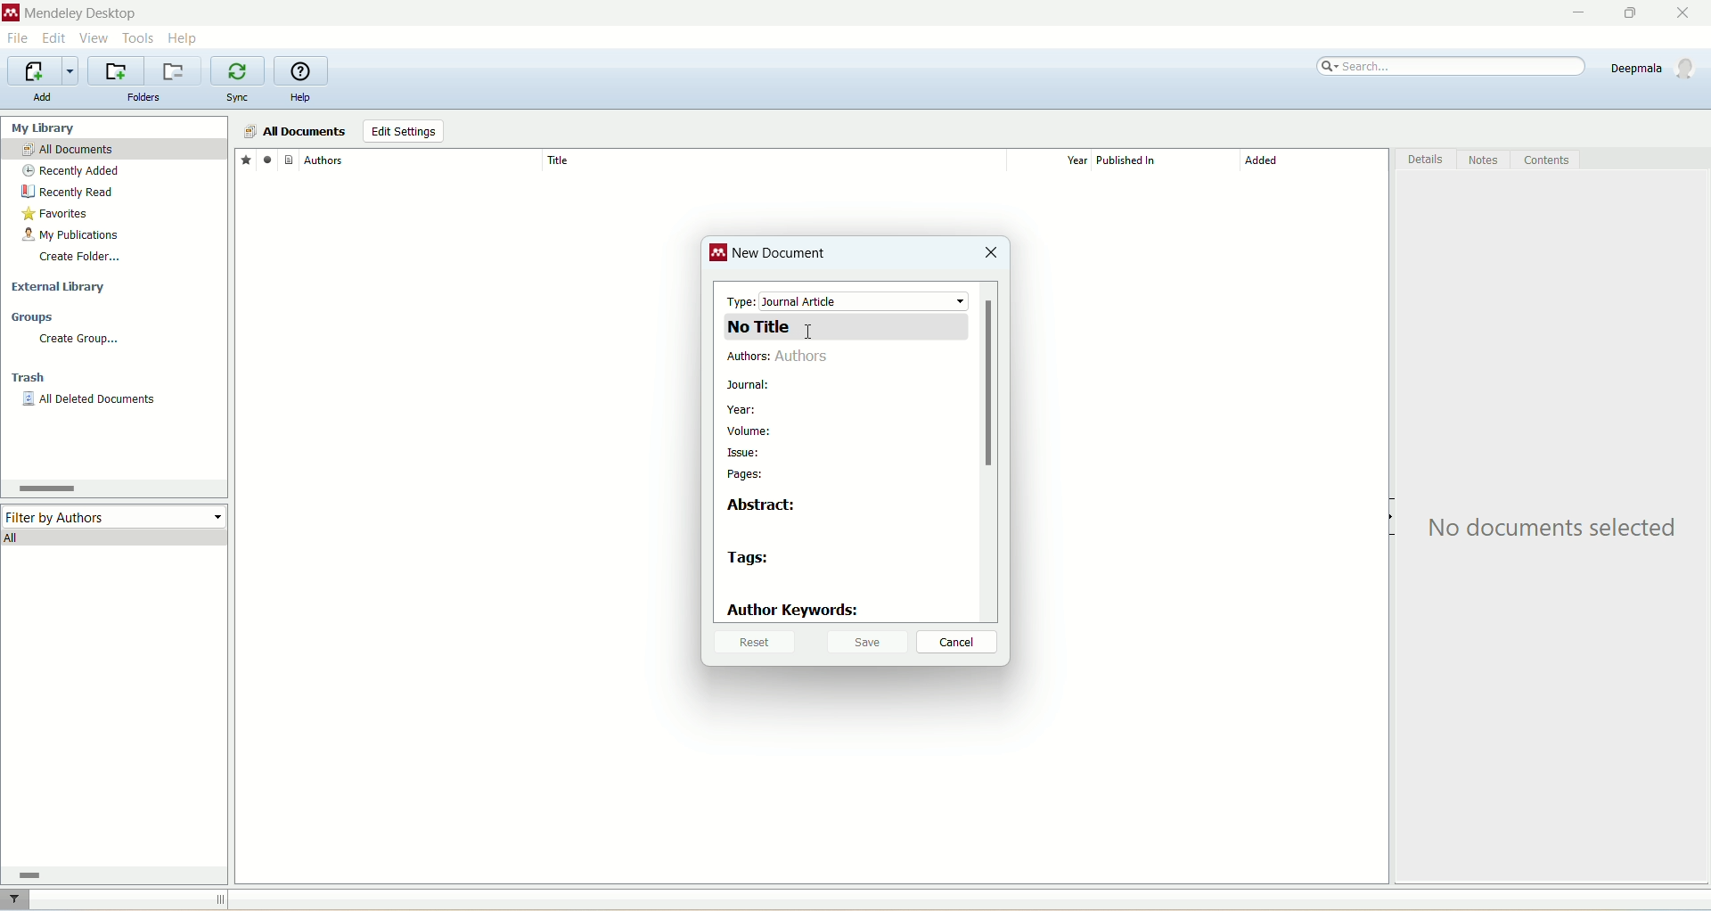 This screenshot has width=1711, height=911. I want to click on file, so click(17, 40).